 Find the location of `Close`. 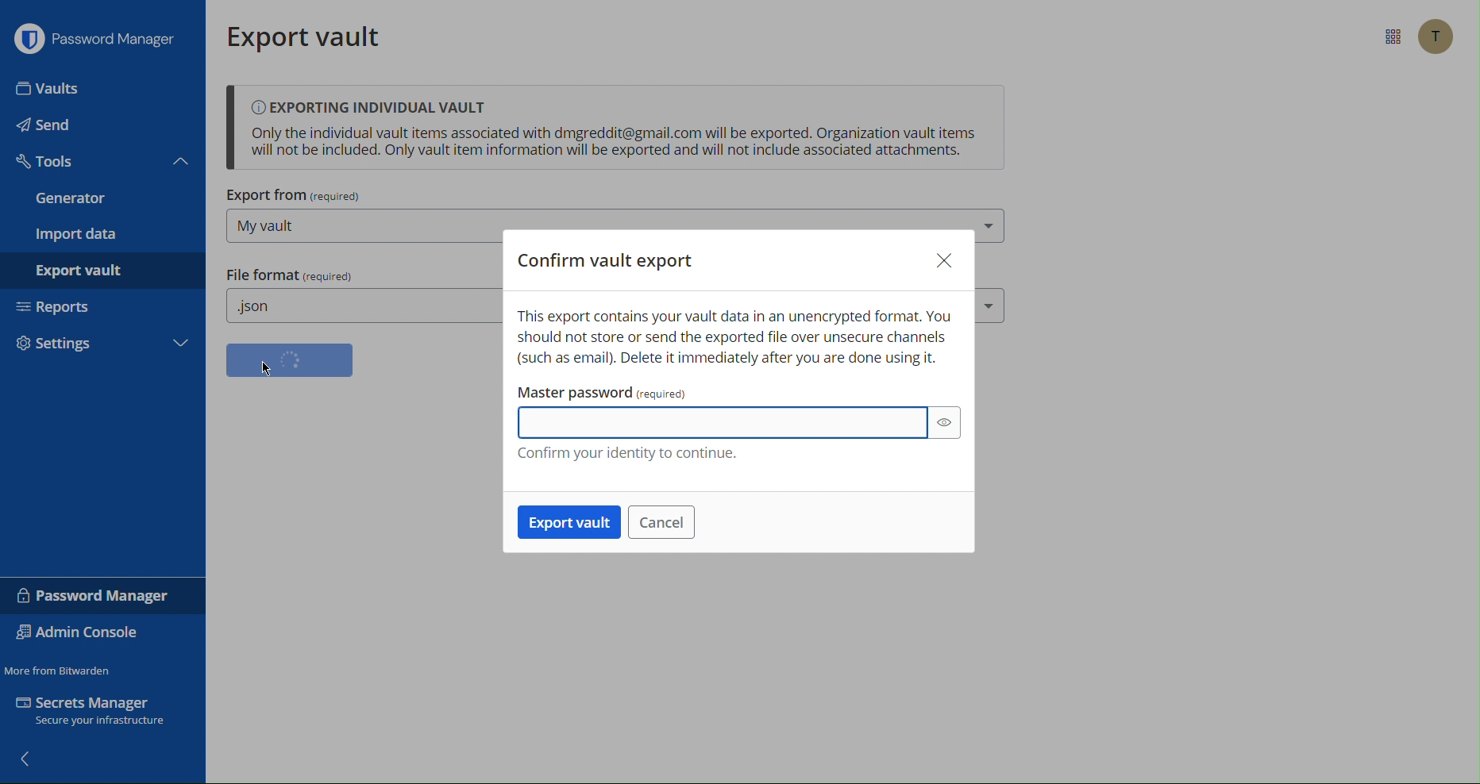

Close is located at coordinates (944, 258).